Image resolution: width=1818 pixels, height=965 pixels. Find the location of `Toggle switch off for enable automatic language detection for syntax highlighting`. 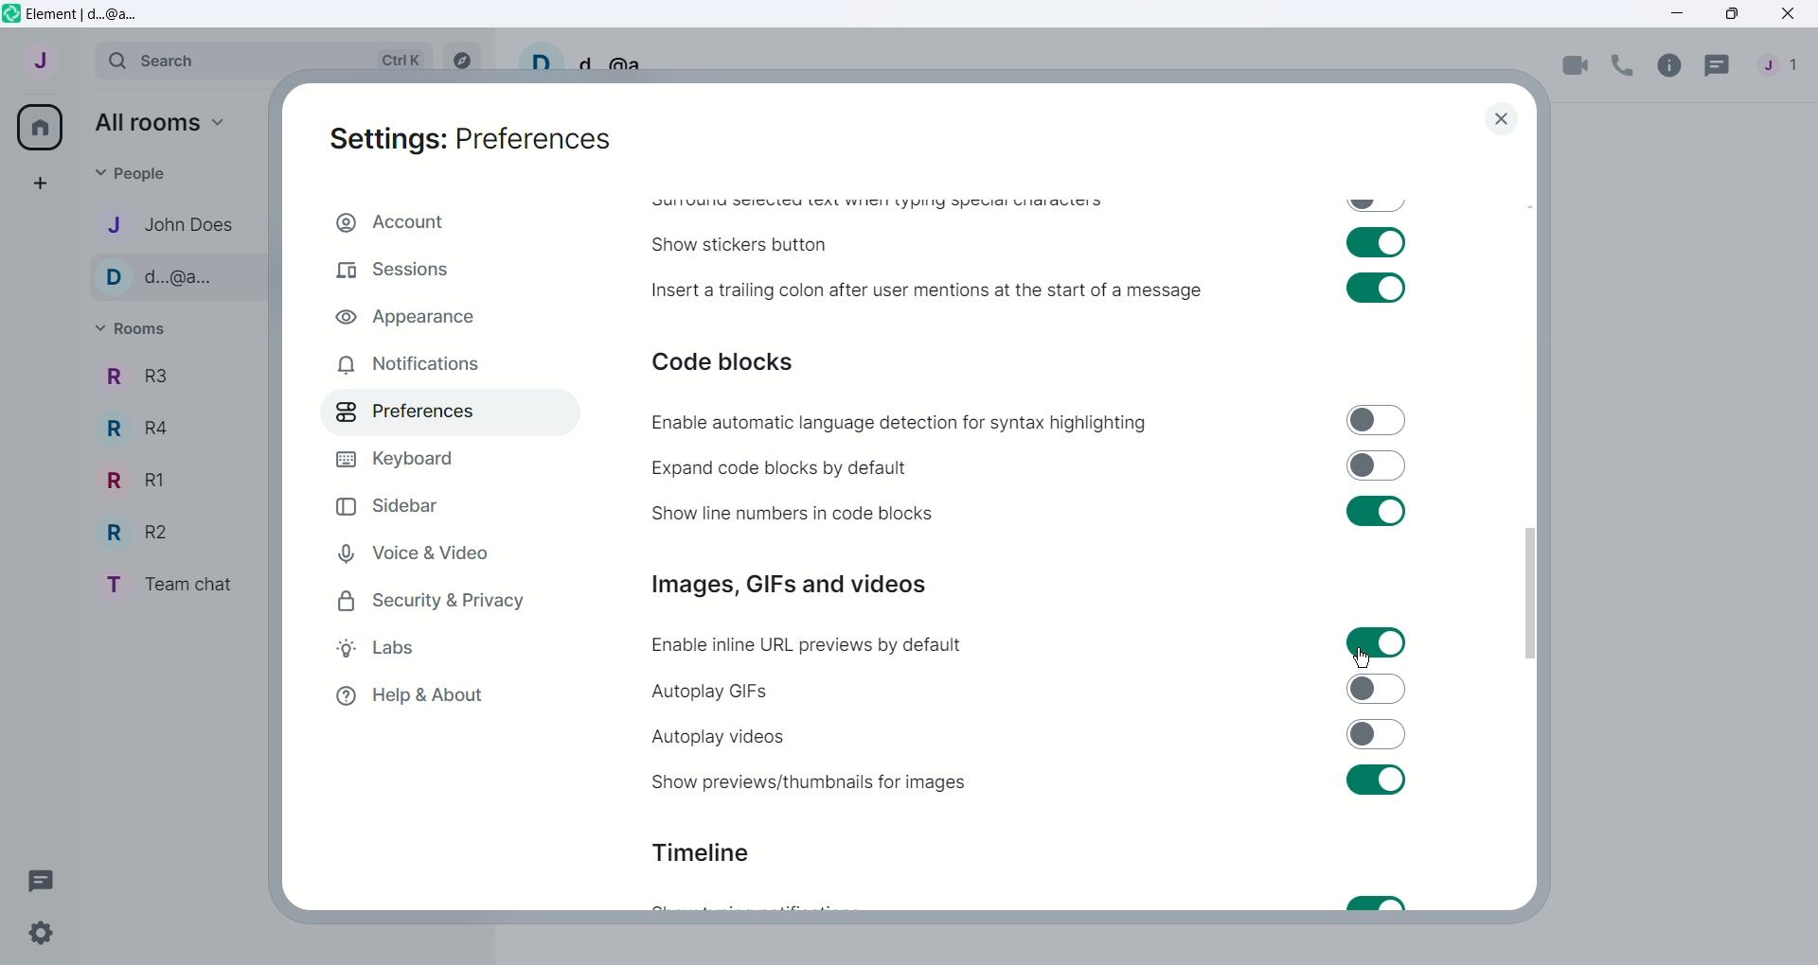

Toggle switch off for enable automatic language detection for syntax highlighting is located at coordinates (1376, 420).